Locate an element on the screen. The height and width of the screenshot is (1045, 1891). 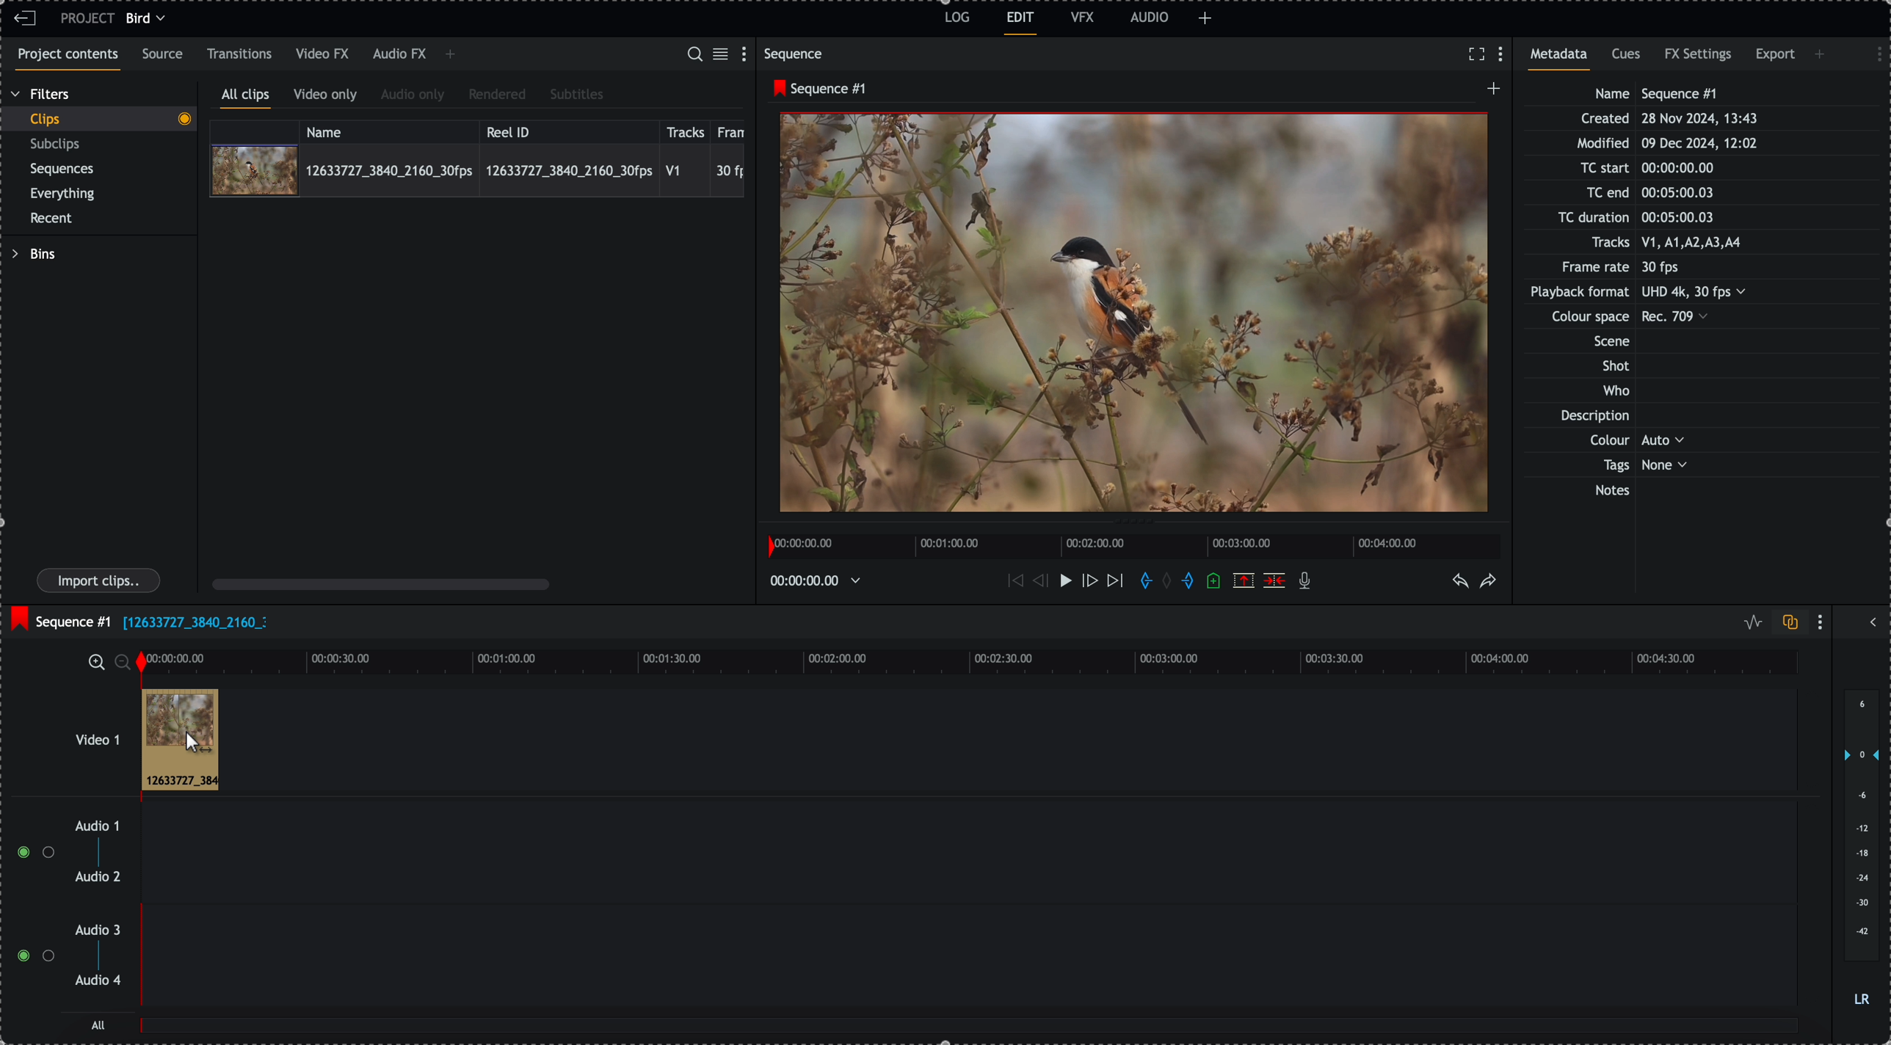
picture is located at coordinates (1134, 316).